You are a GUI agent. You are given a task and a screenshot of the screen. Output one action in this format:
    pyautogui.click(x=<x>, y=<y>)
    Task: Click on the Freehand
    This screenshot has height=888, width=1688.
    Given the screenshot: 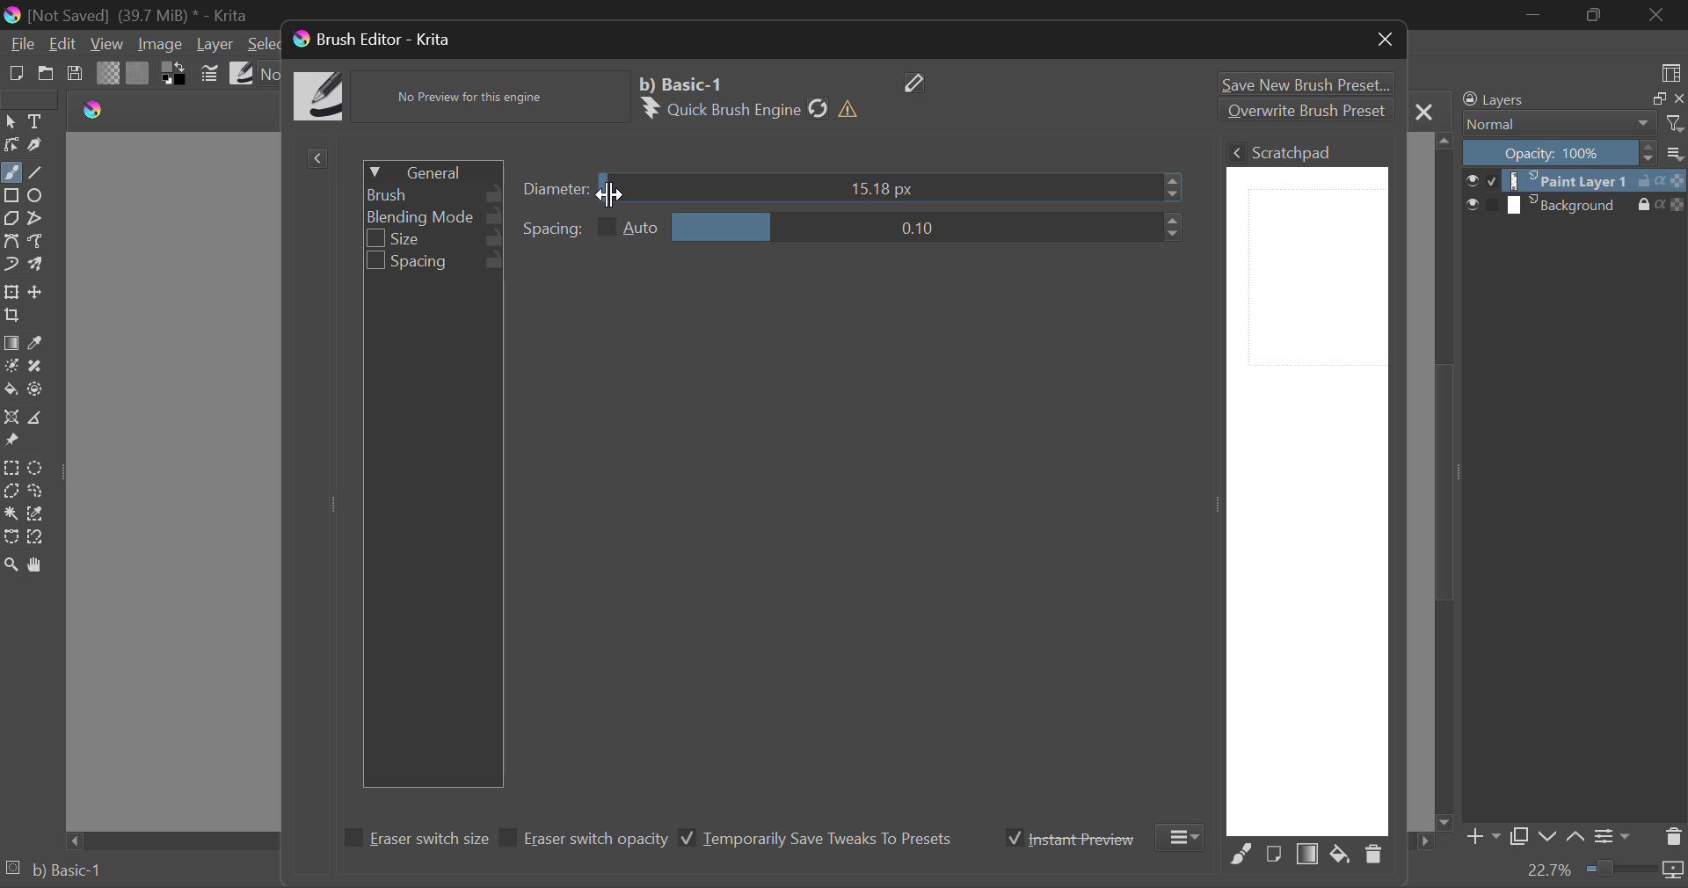 What is the action you would take?
    pyautogui.click(x=11, y=172)
    